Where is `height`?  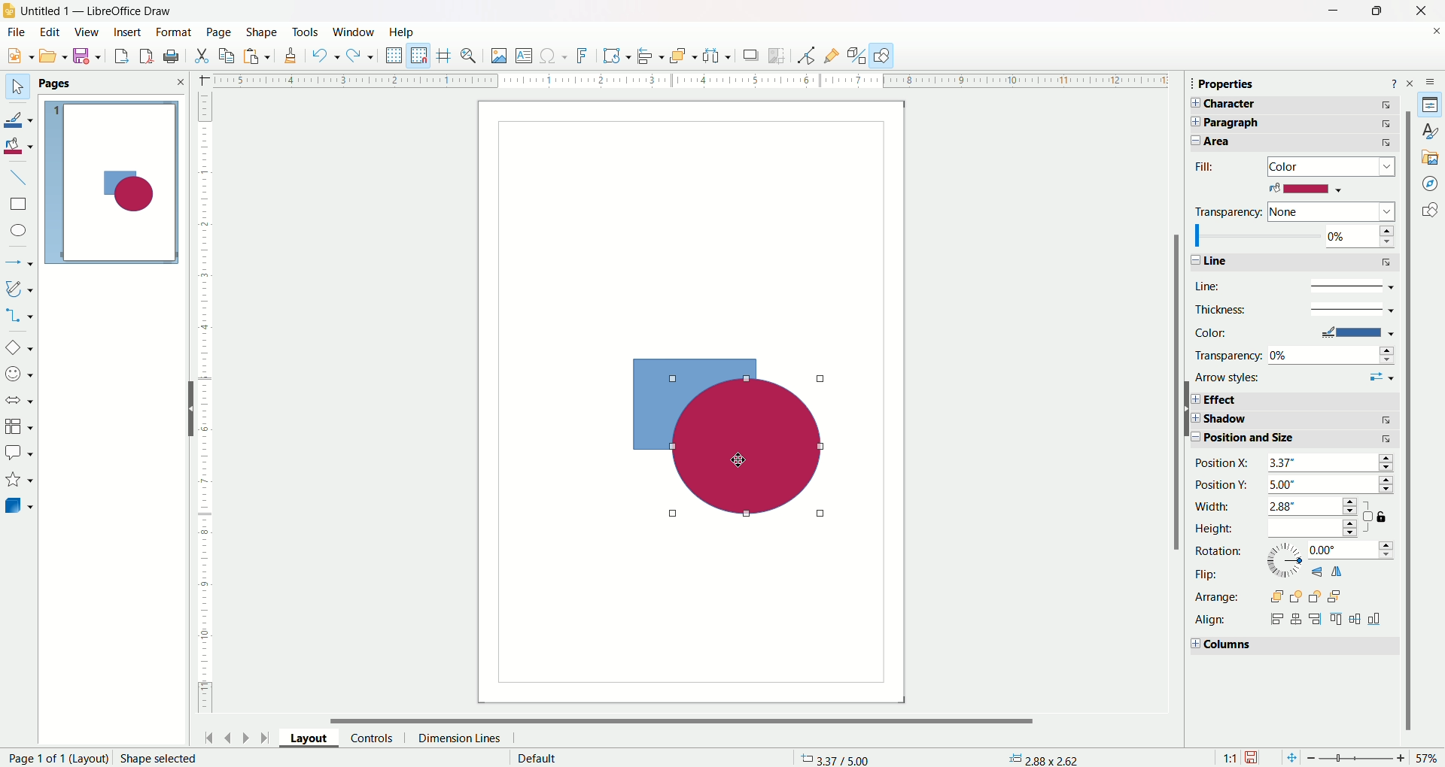 height is located at coordinates (1280, 529).